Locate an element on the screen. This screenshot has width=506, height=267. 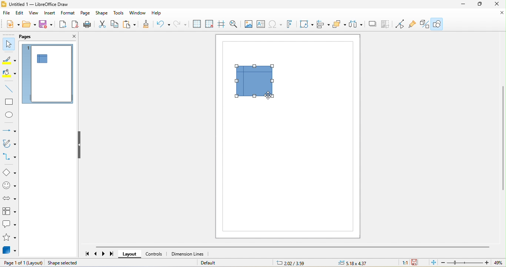
curve and polygons is located at coordinates (9, 144).